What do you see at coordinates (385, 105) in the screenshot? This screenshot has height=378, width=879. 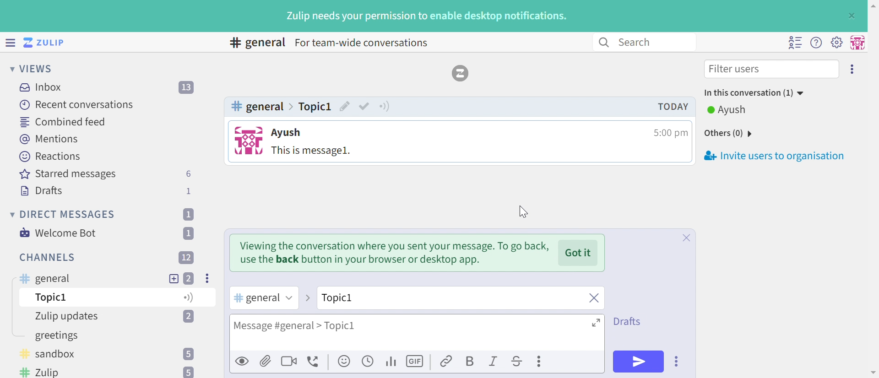 I see `Configure topic configuration` at bounding box center [385, 105].